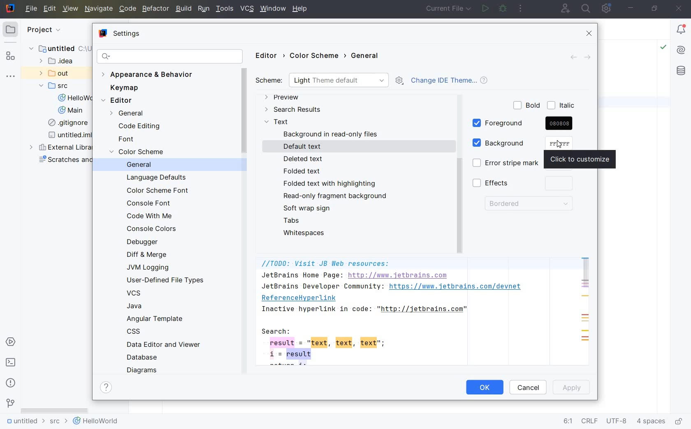  What do you see at coordinates (283, 98) in the screenshot?
I see `PREVIEW` at bounding box center [283, 98].